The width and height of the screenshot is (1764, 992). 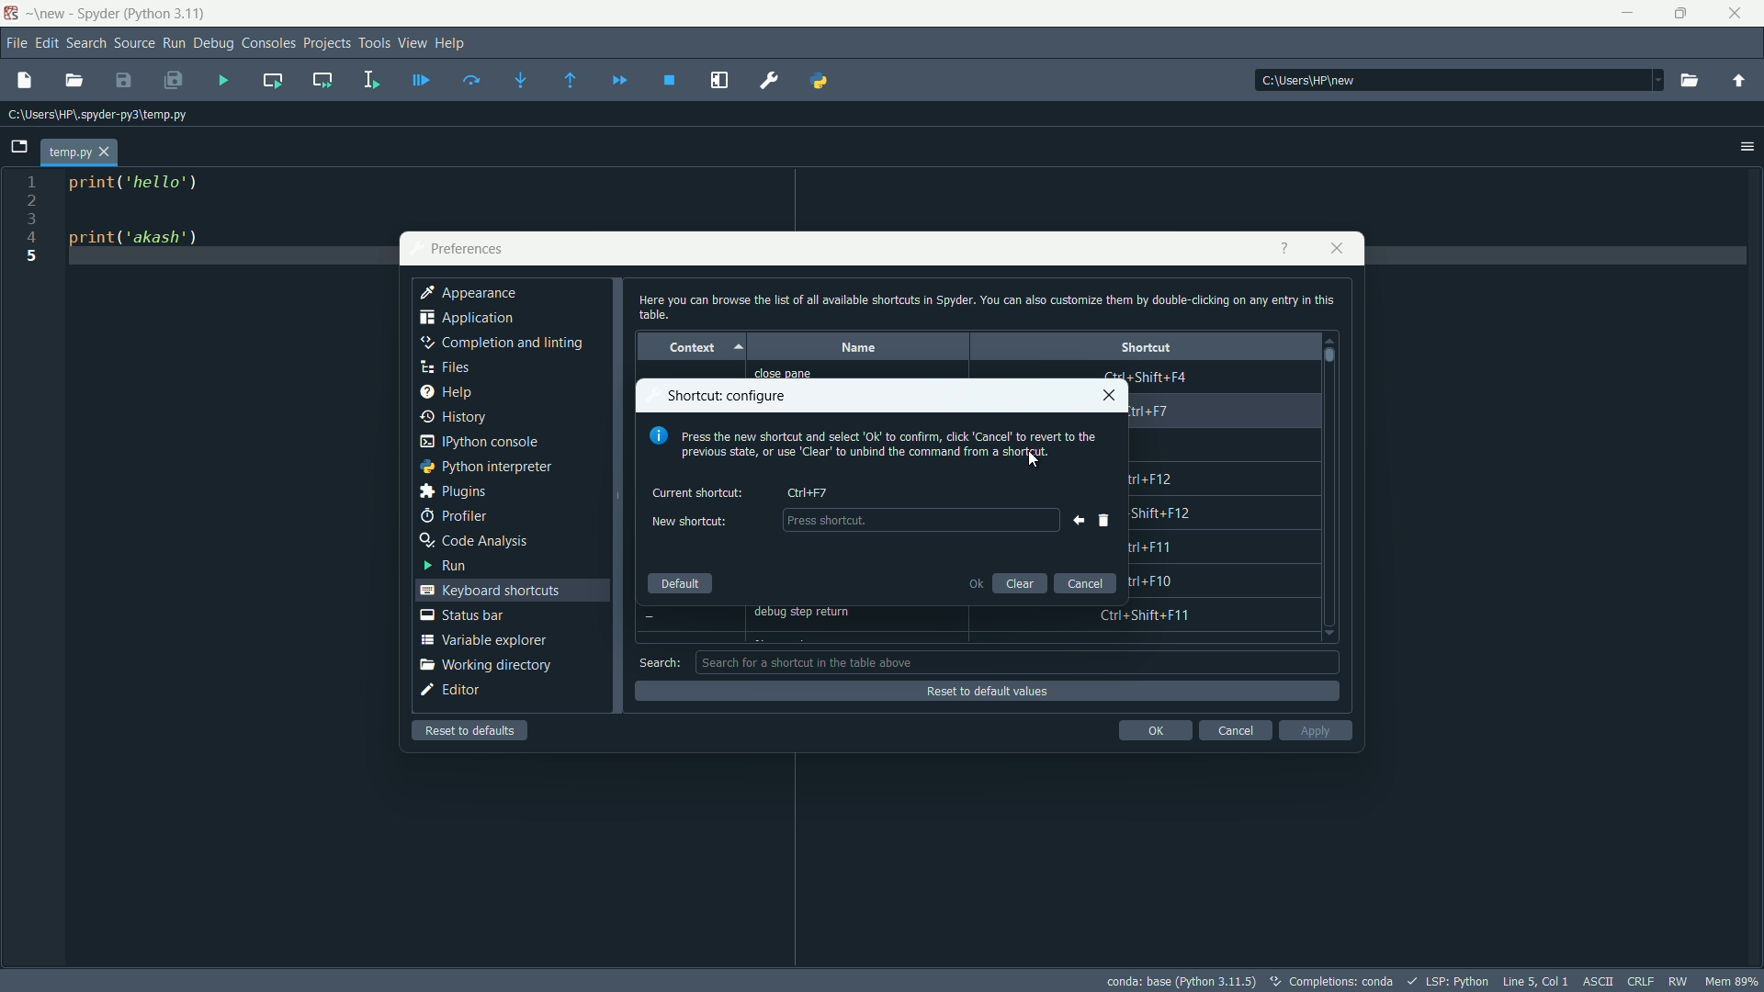 What do you see at coordinates (445, 393) in the screenshot?
I see `help` at bounding box center [445, 393].